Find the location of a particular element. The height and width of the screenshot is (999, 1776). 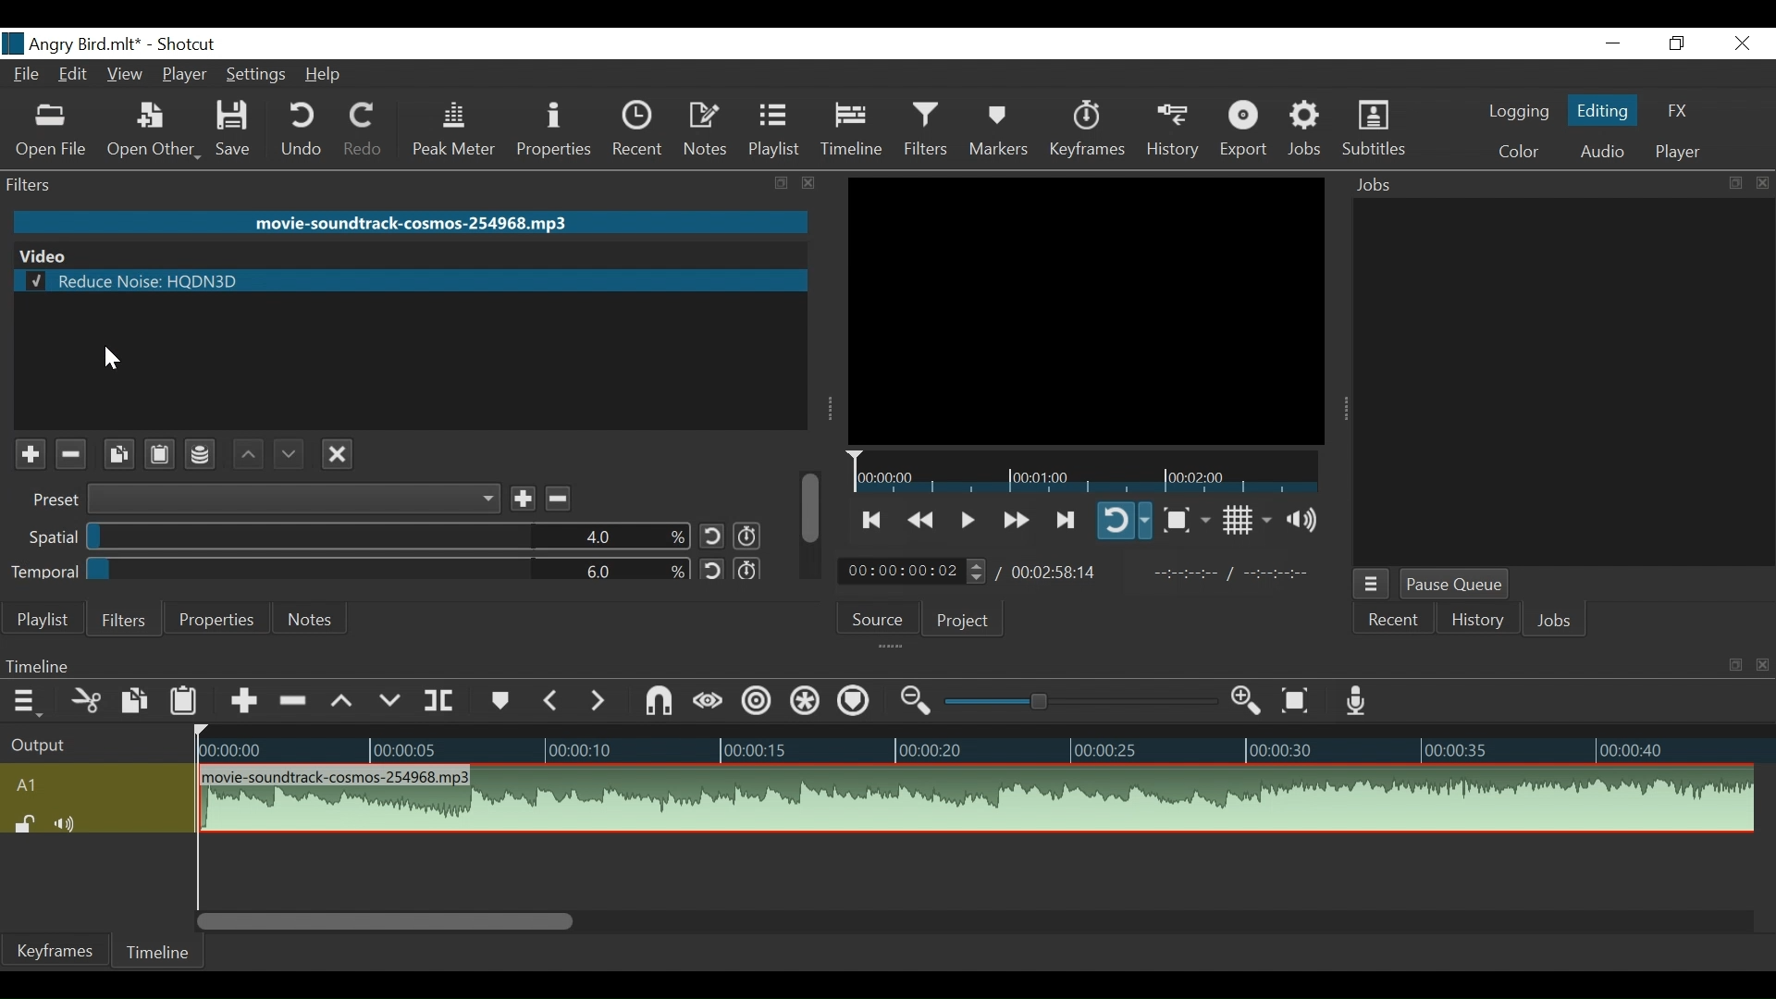

Markers is located at coordinates (998, 129).